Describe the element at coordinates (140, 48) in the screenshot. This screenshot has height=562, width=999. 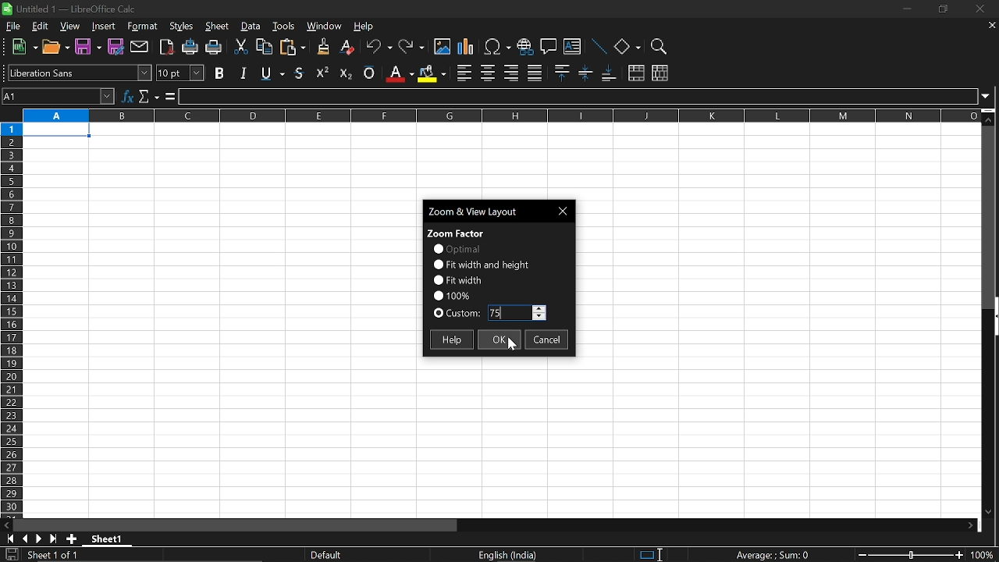
I see `attach` at that location.